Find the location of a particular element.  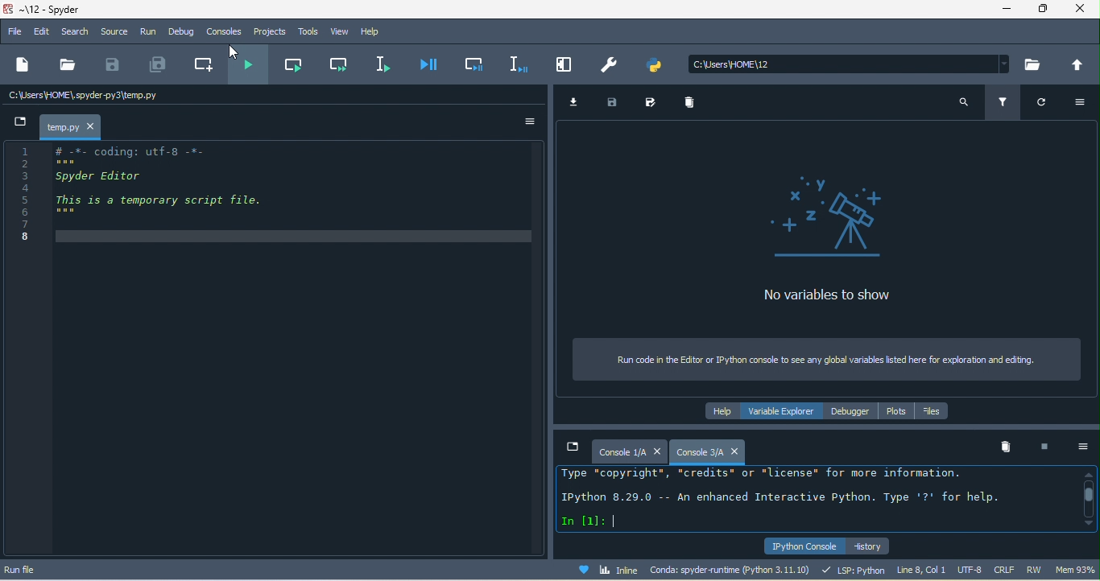

run file is located at coordinates (250, 68).